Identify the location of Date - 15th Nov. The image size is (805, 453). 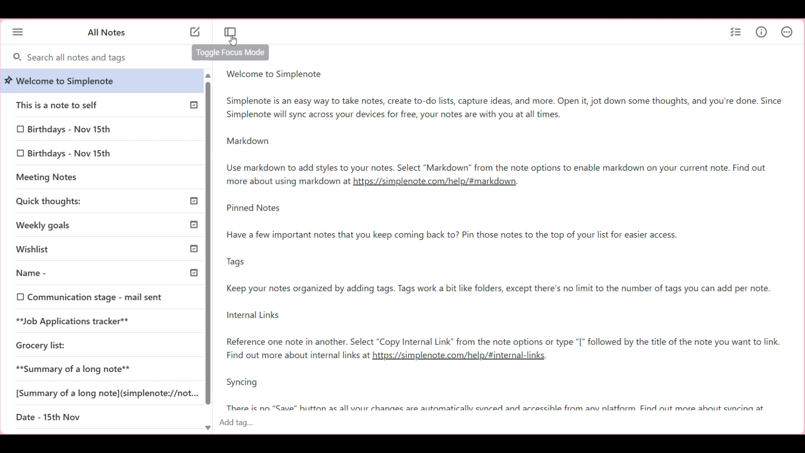
(47, 418).